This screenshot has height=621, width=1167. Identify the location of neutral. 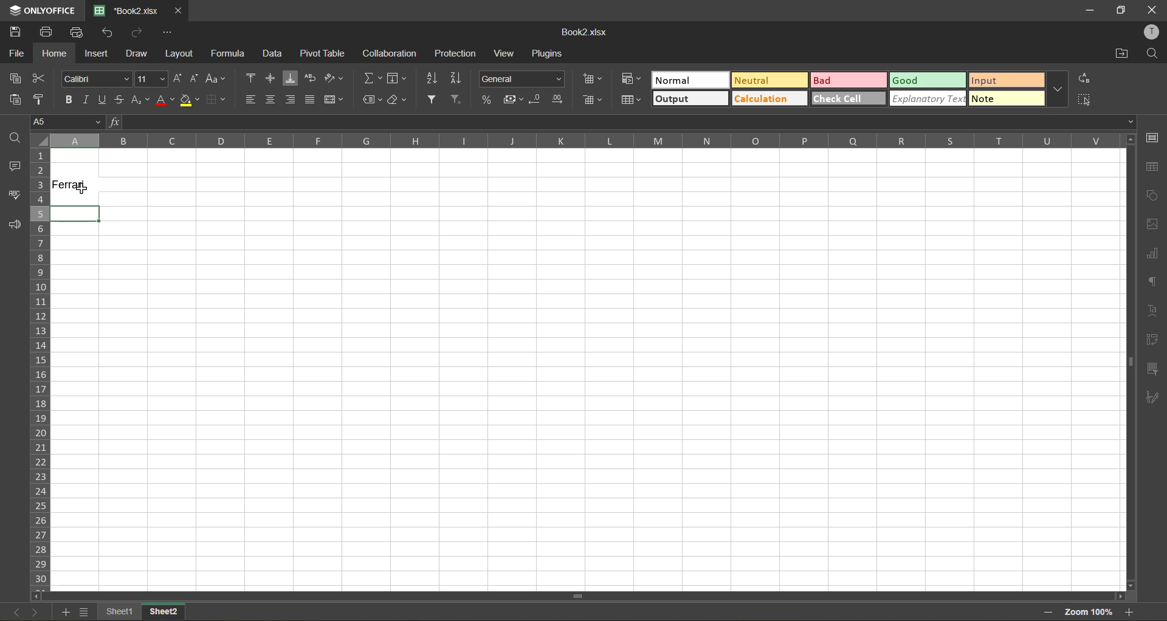
(765, 79).